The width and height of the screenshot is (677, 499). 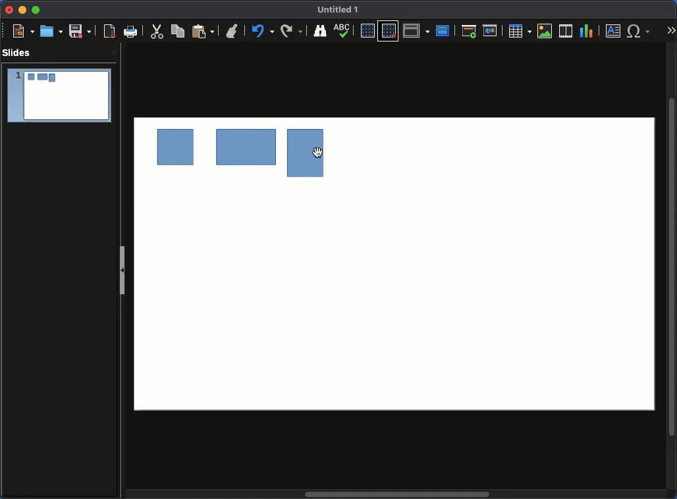 I want to click on Redo, so click(x=261, y=31).